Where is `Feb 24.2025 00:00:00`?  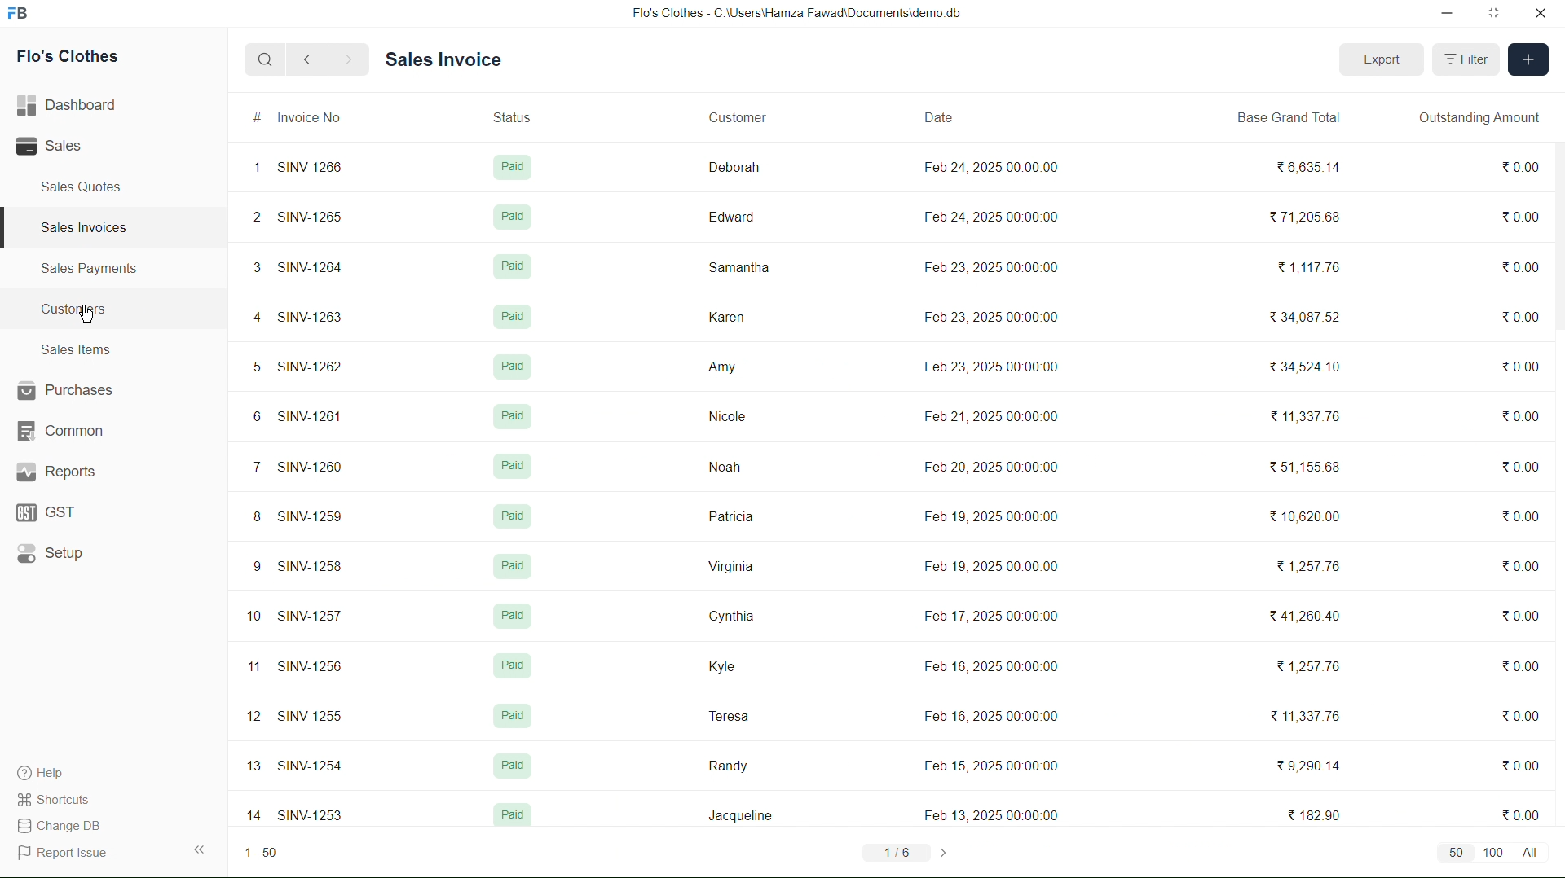
Feb 24.2025 00:00:00 is located at coordinates (997, 217).